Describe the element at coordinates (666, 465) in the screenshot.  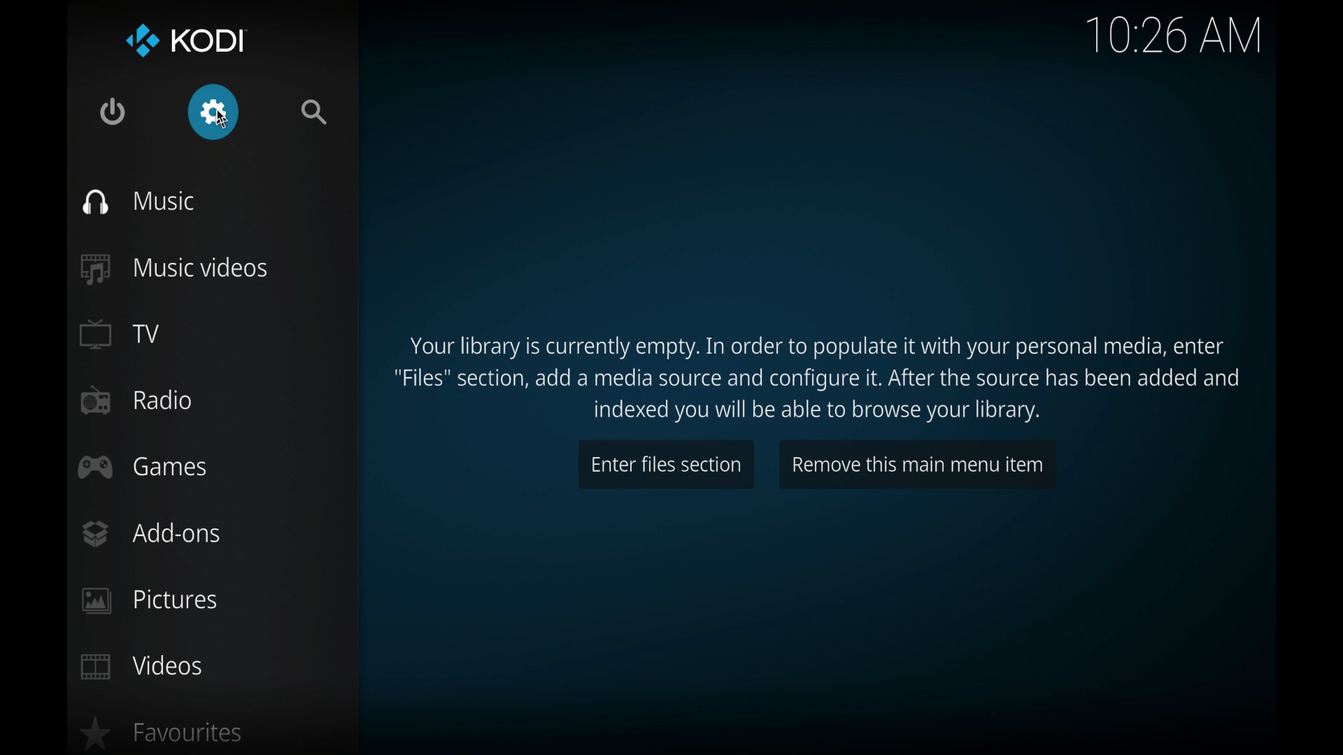
I see `enter files section` at that location.